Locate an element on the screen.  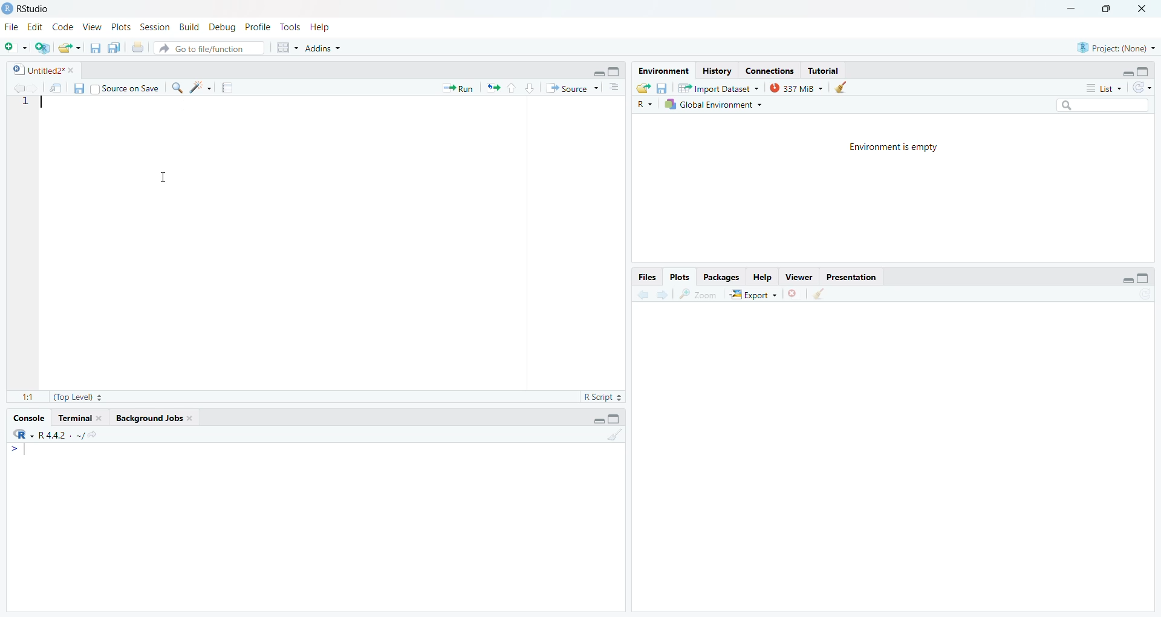
go to next section/chunk is located at coordinates (532, 88).